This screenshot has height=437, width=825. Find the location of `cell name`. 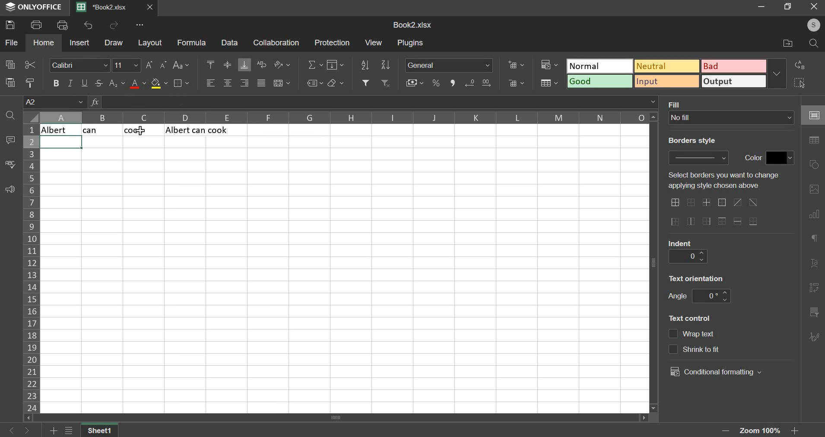

cell name is located at coordinates (55, 102).